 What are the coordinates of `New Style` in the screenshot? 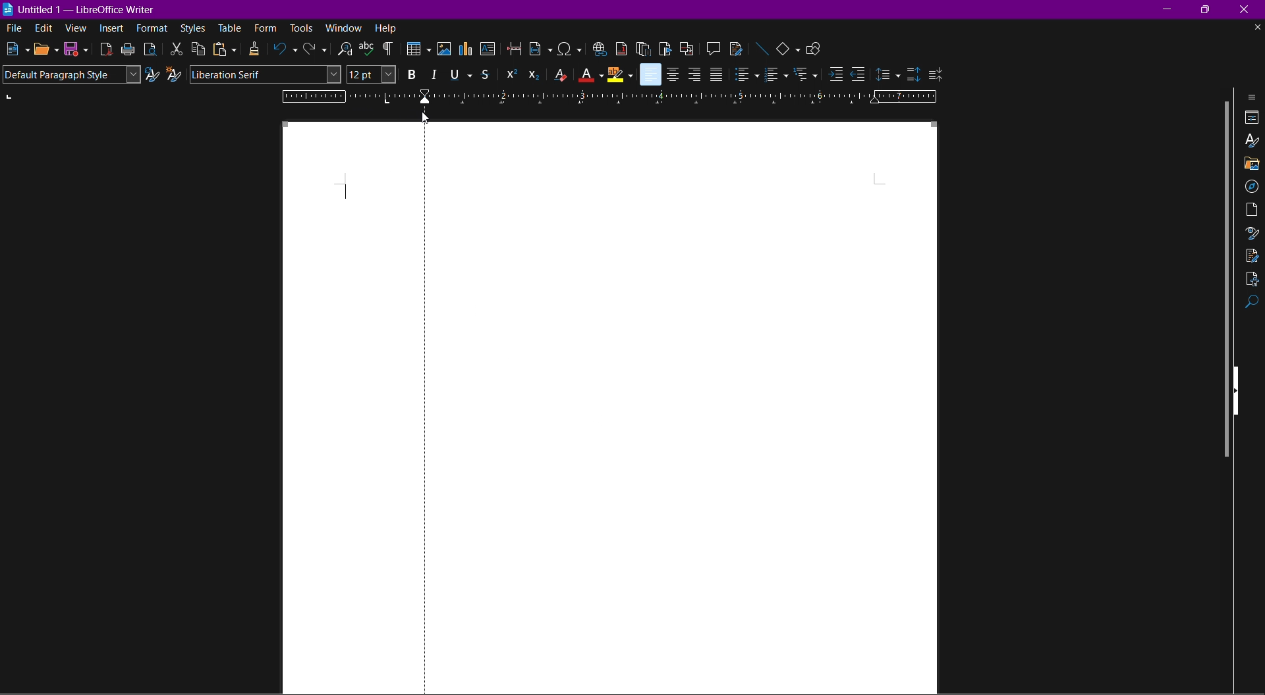 It's located at (175, 74).